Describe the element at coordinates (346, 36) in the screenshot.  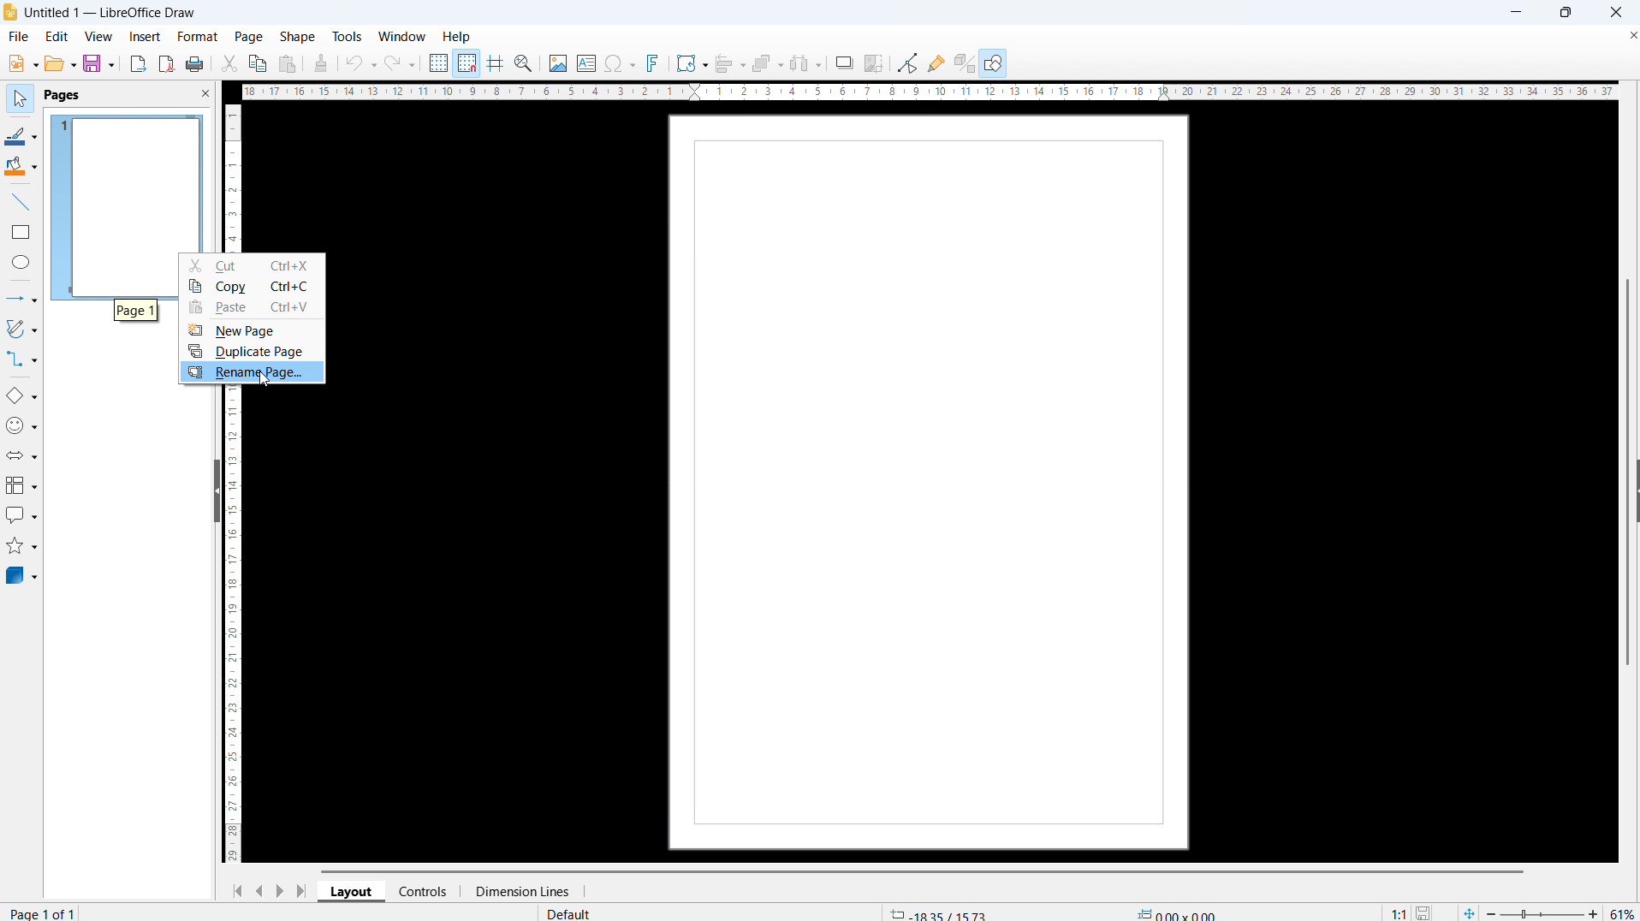
I see `tools` at that location.